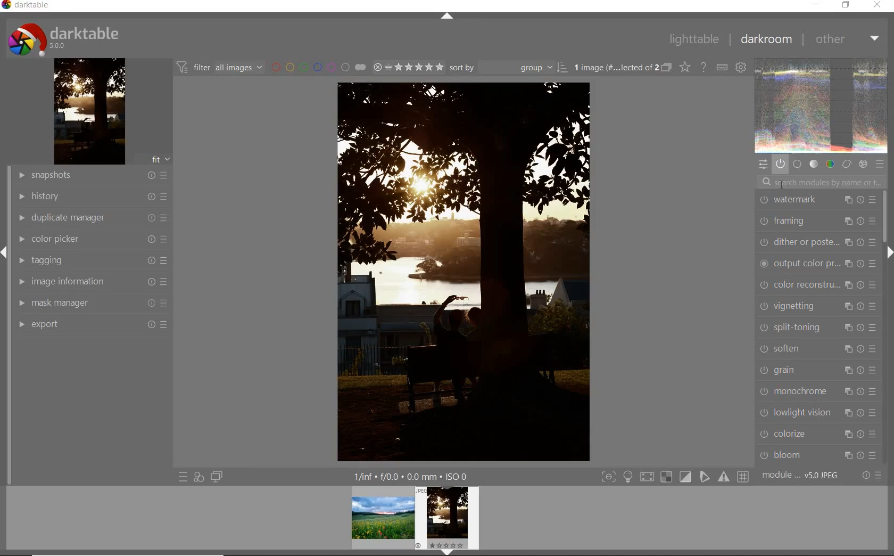  Describe the element at coordinates (415, 475) in the screenshot. I see `1/fnf f/0.0 0.0 mm ISO 0` at that location.